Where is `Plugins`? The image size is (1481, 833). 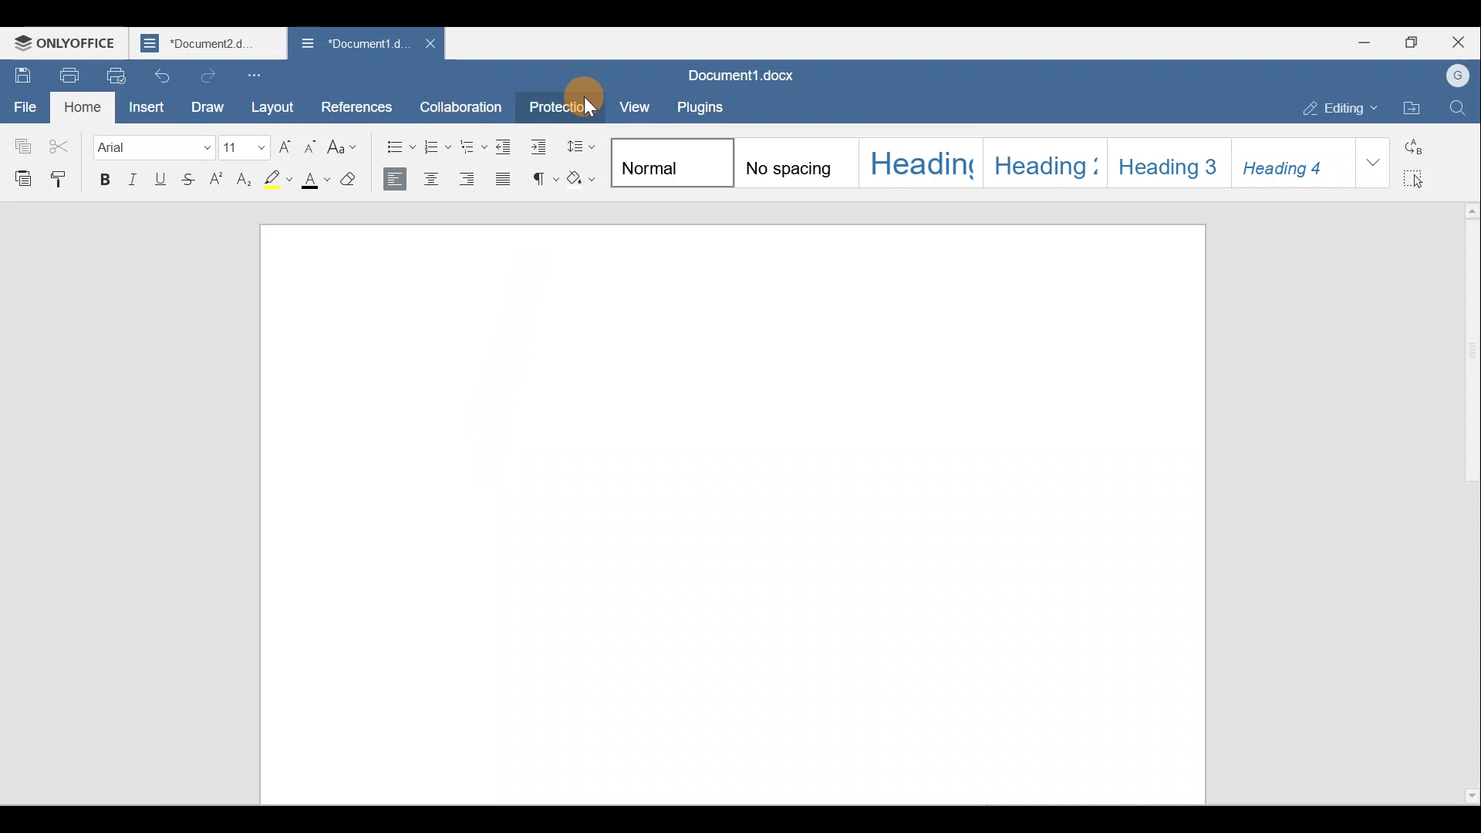
Plugins is located at coordinates (700, 107).